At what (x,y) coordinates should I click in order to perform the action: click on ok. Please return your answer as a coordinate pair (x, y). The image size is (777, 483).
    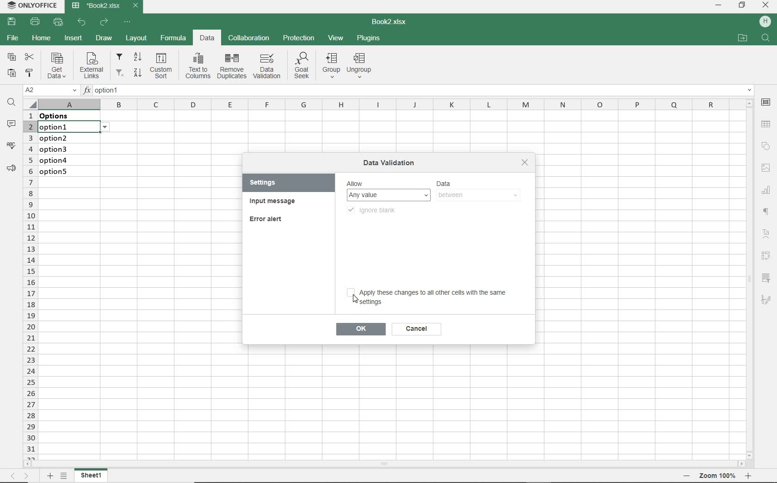
    Looking at the image, I should click on (360, 329).